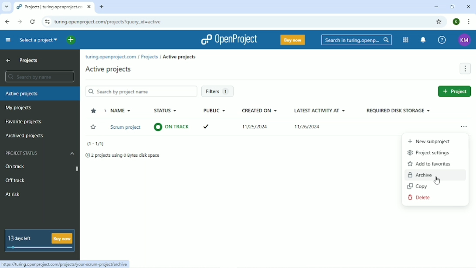 The height and width of the screenshot is (268, 476). What do you see at coordinates (109, 69) in the screenshot?
I see `Active projects` at bounding box center [109, 69].